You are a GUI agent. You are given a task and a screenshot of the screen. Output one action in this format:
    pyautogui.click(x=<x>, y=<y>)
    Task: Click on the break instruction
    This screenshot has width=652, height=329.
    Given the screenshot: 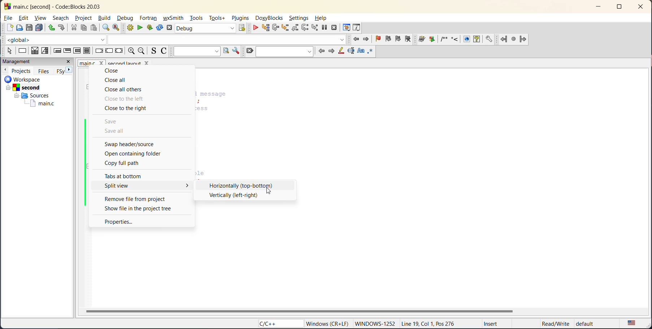 What is the action you would take?
    pyautogui.click(x=98, y=51)
    